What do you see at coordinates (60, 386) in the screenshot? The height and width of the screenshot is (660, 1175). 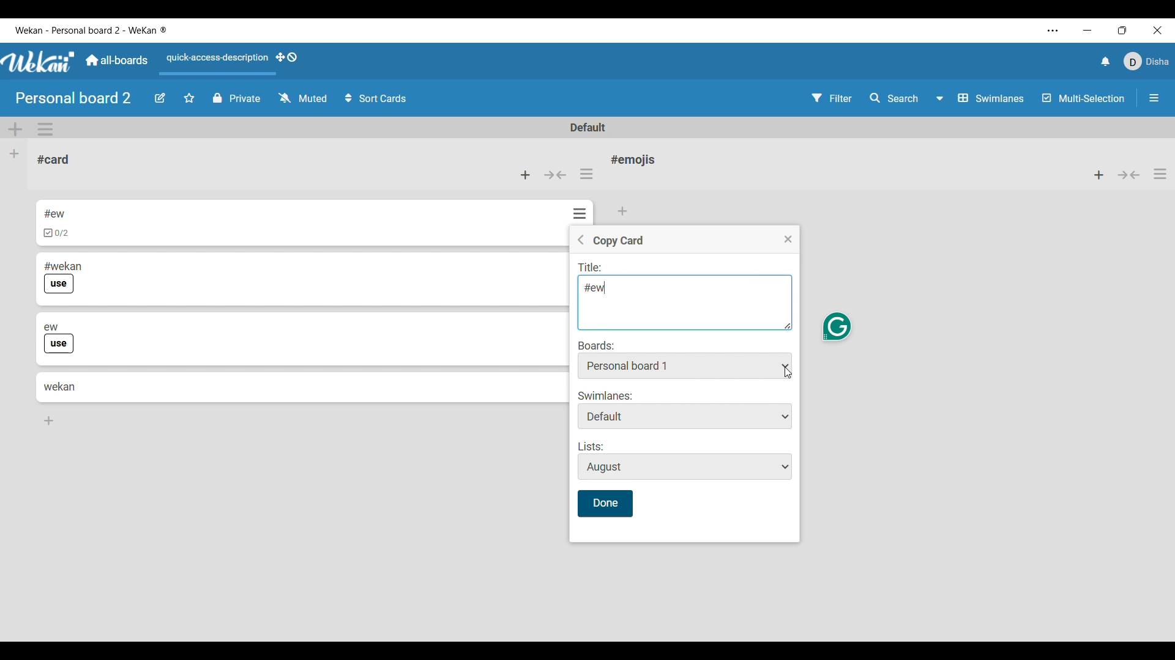 I see `Card 4` at bounding box center [60, 386].